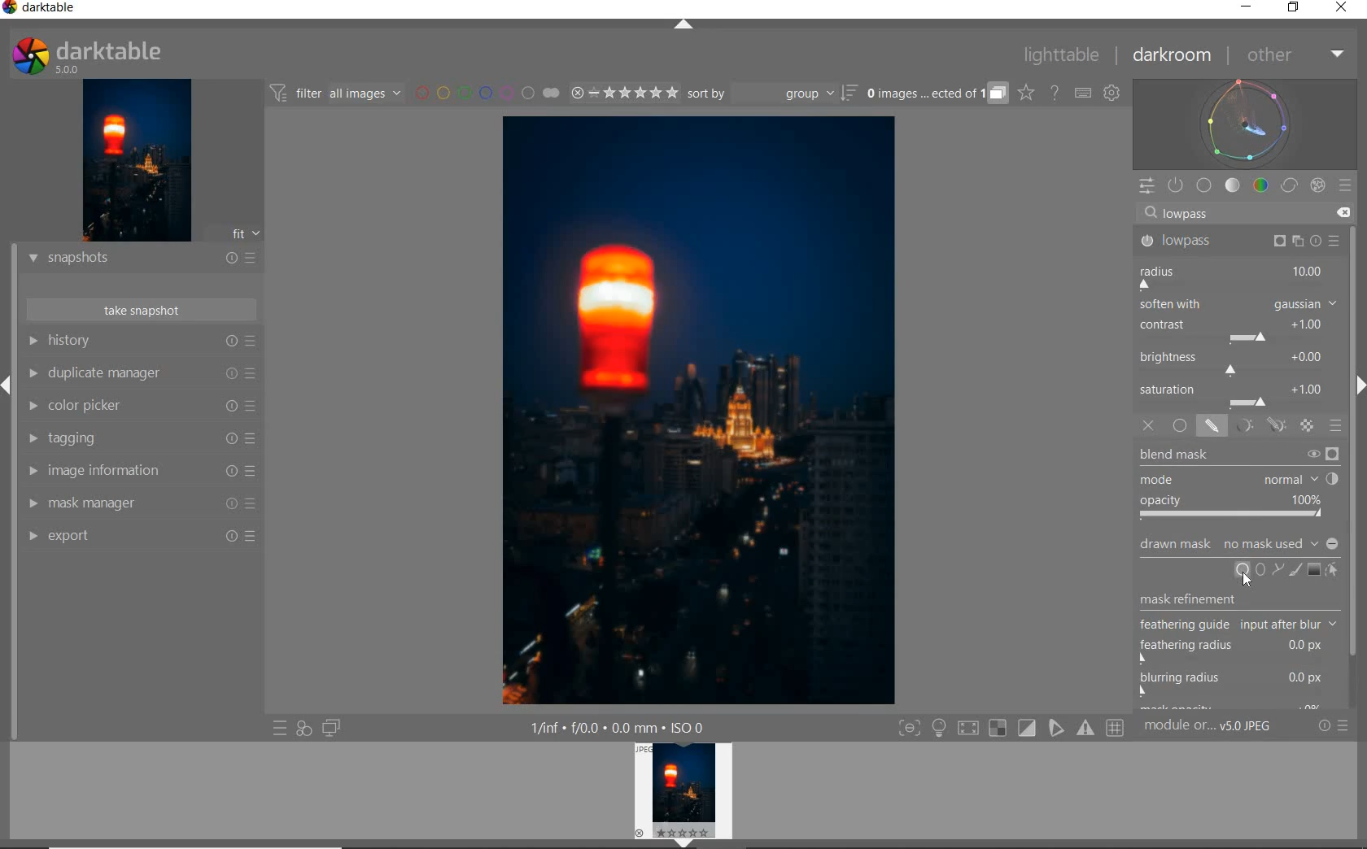  What do you see at coordinates (142, 536) in the screenshot?
I see `EXPORT` at bounding box center [142, 536].